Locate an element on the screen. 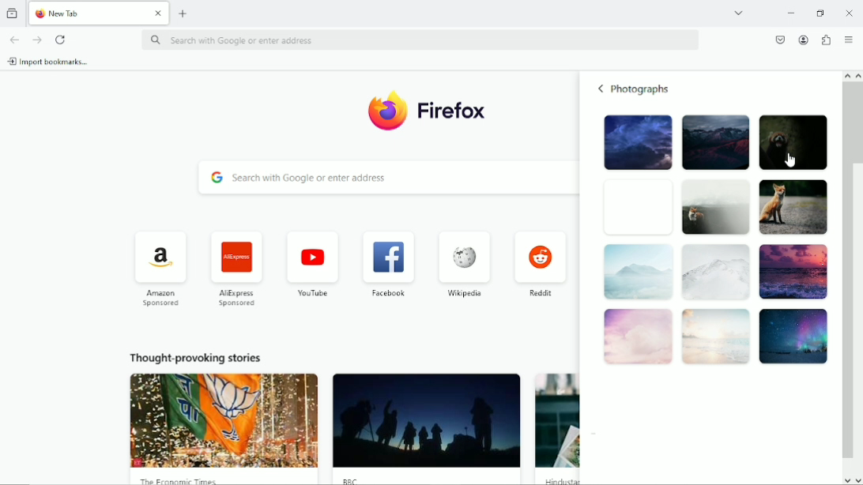  Thought provoking stories is located at coordinates (198, 359).